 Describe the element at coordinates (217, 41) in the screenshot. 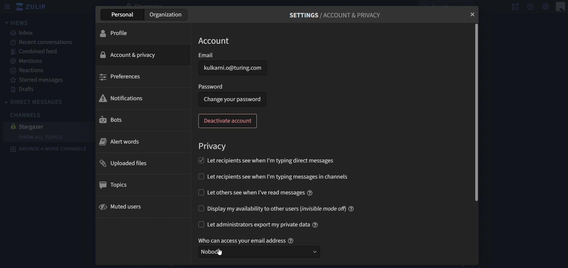

I see `account` at that location.